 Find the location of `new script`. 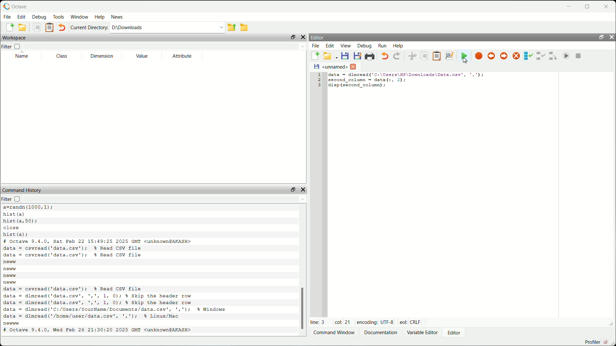

new script is located at coordinates (315, 56).